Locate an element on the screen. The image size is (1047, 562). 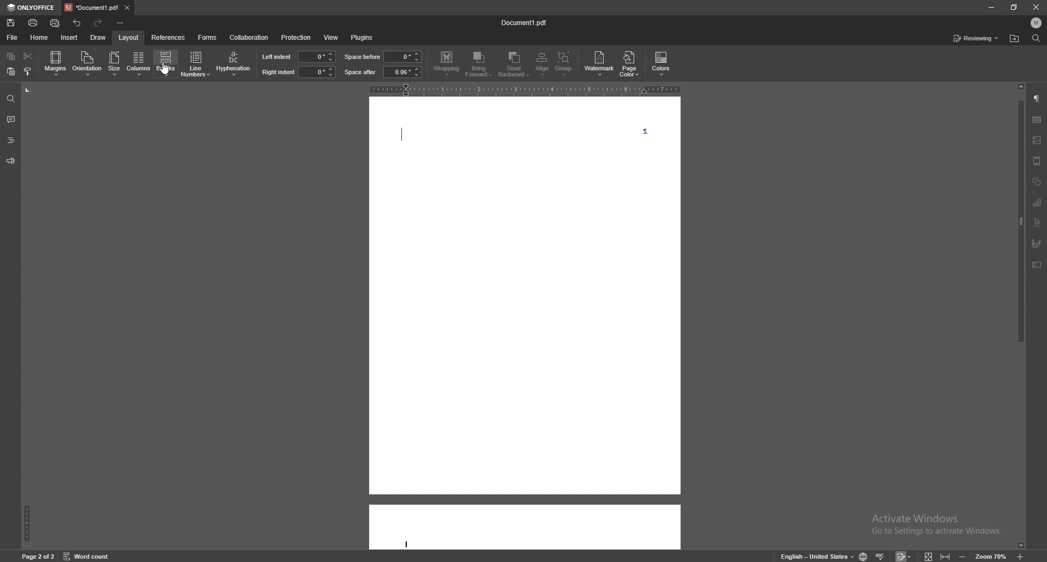
comment is located at coordinates (11, 119).